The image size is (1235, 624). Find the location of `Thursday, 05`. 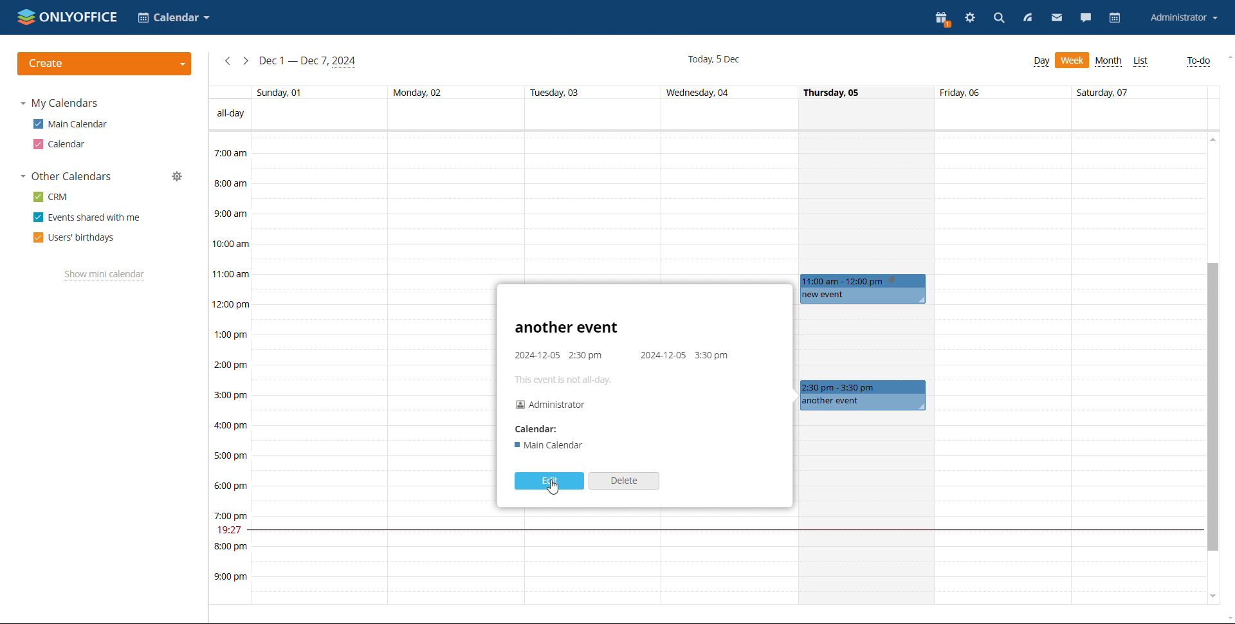

Thursday, 05 is located at coordinates (833, 92).